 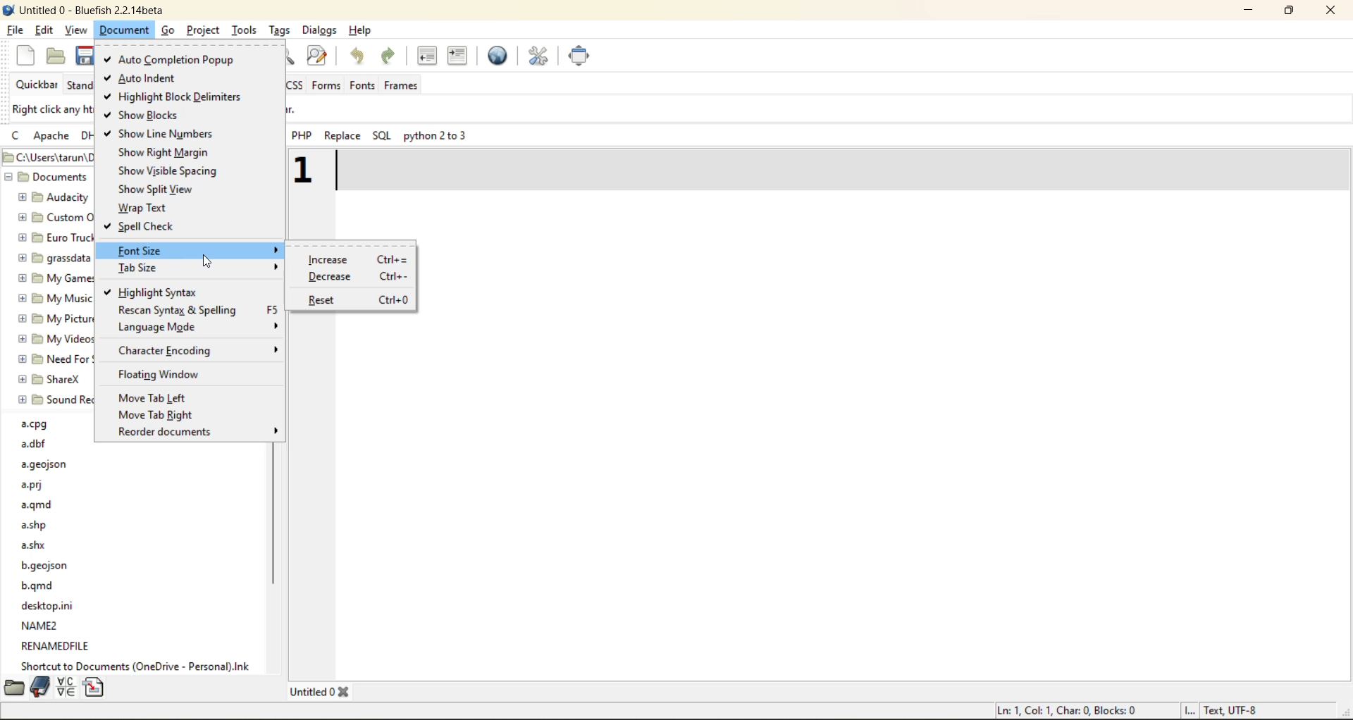 I want to click on bookmarks, so click(x=42, y=687).